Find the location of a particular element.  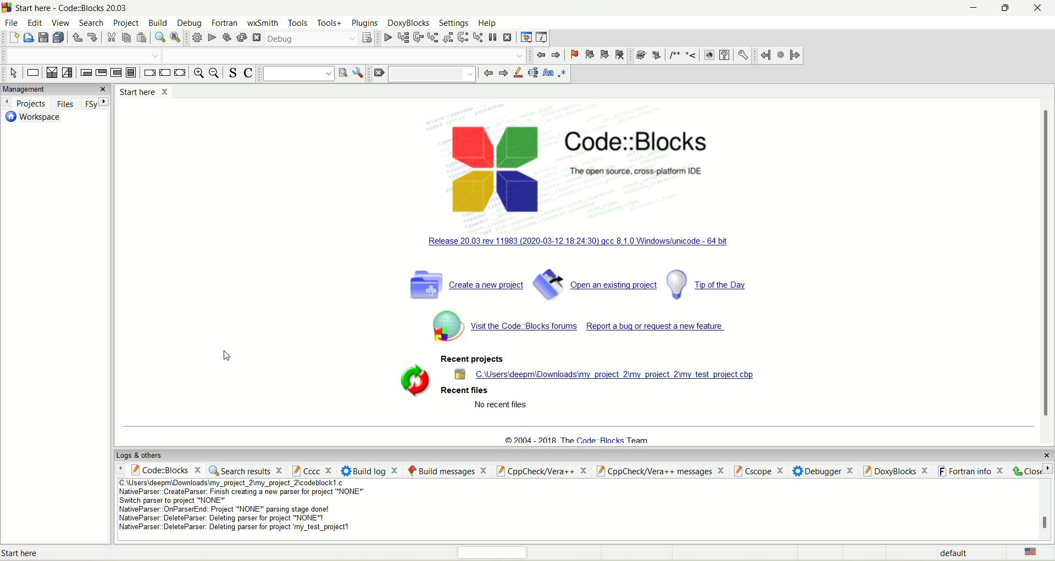

debug is located at coordinates (311, 38).